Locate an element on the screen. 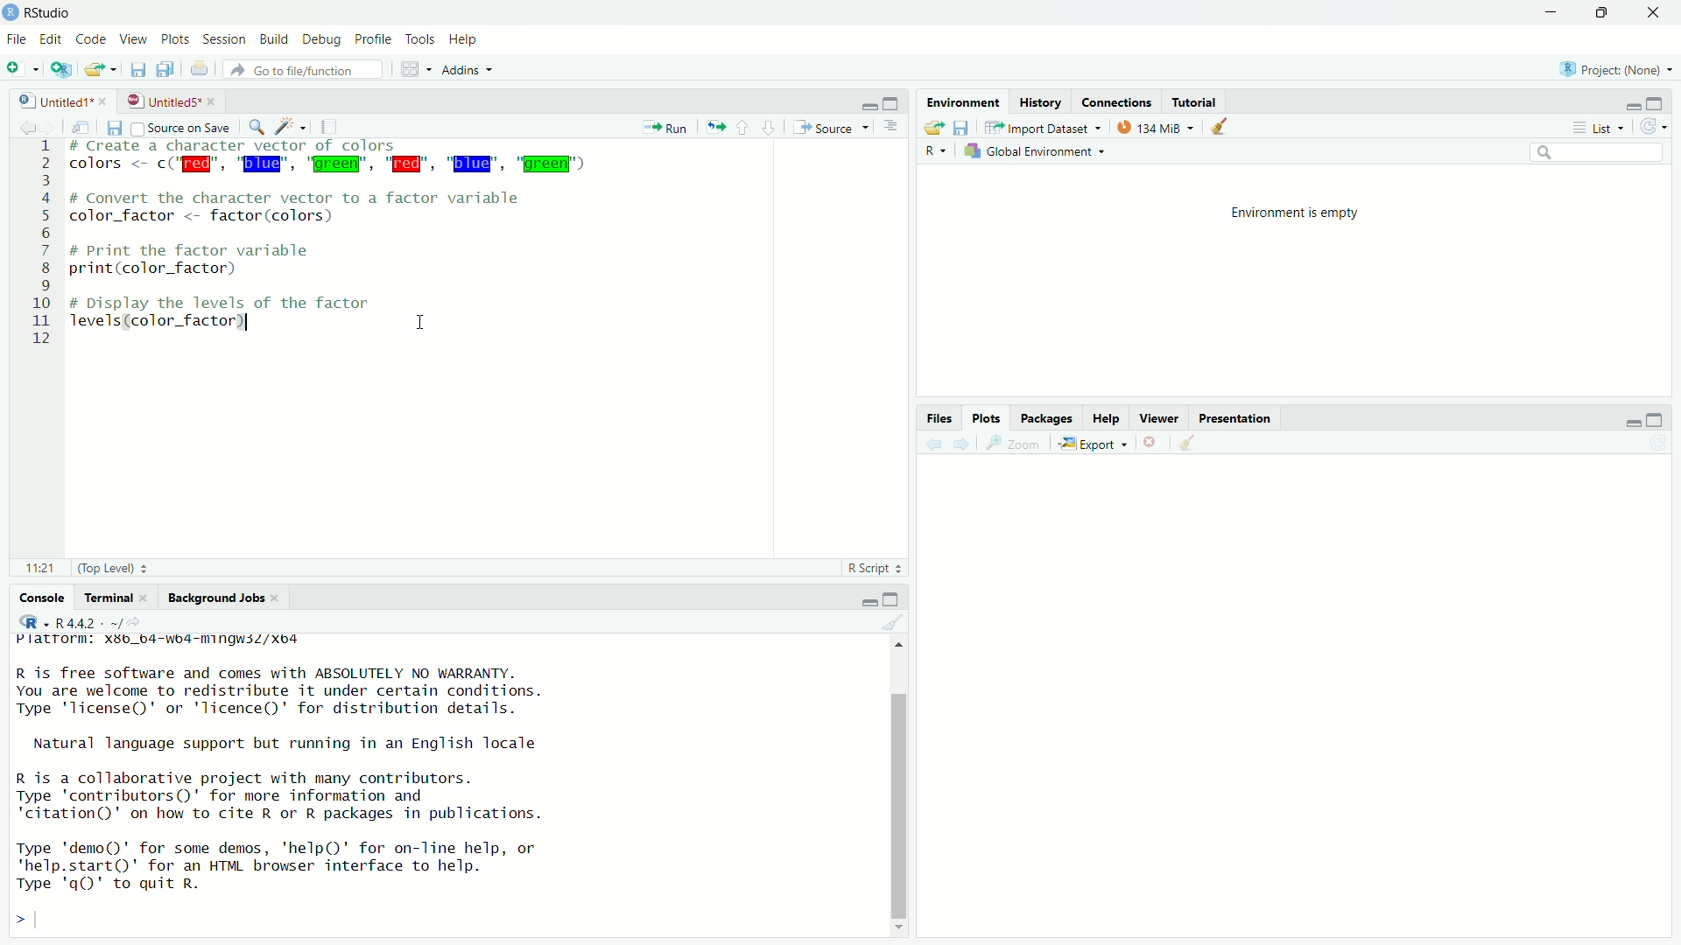 The width and height of the screenshot is (1681, 945). find/replace is located at coordinates (257, 128).